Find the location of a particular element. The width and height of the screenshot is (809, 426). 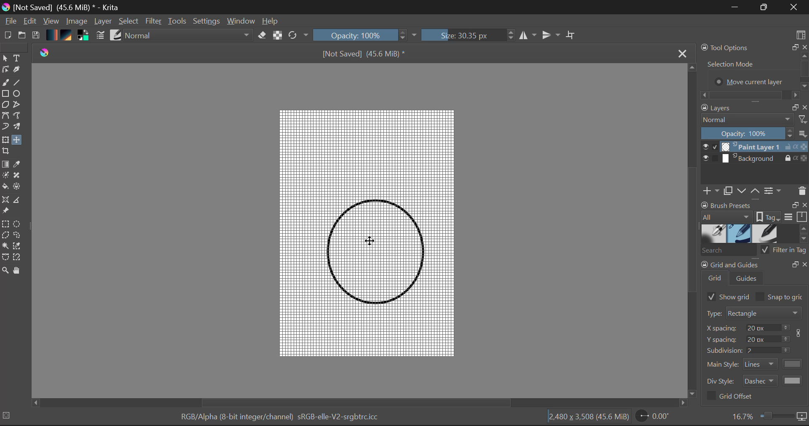

Freehand Selection is located at coordinates (18, 235).